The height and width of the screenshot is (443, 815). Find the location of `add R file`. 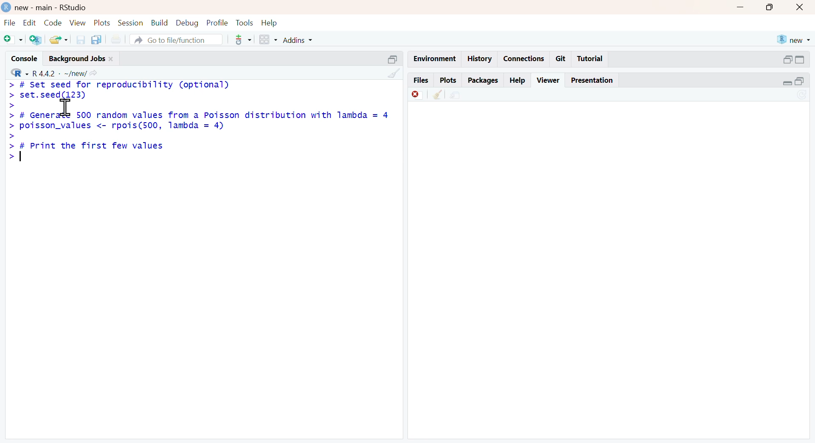

add R file is located at coordinates (37, 39).